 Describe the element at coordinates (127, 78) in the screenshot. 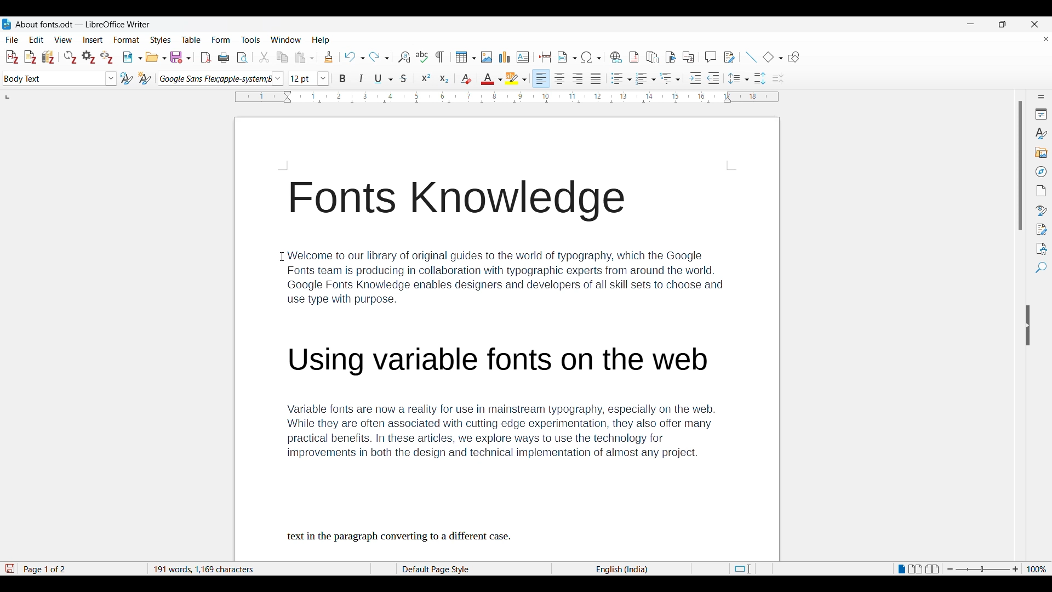

I see `Update selected style` at that location.